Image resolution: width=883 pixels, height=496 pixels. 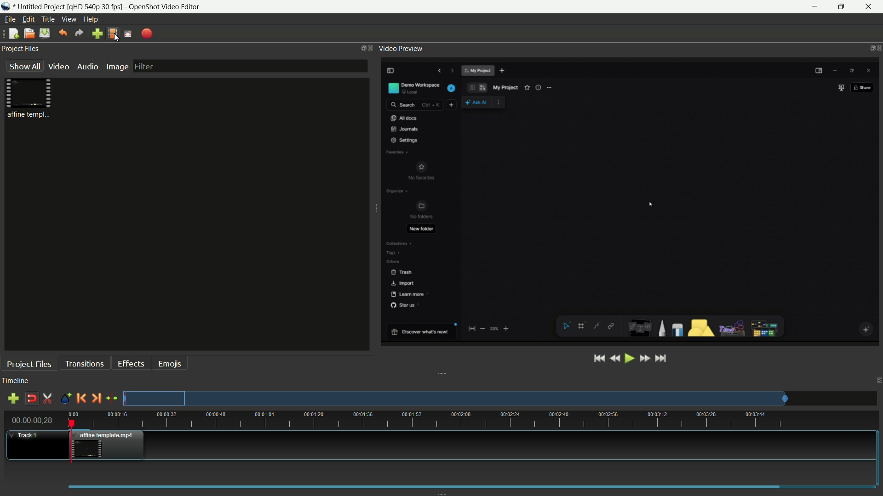 What do you see at coordinates (81, 398) in the screenshot?
I see `previous marker` at bounding box center [81, 398].